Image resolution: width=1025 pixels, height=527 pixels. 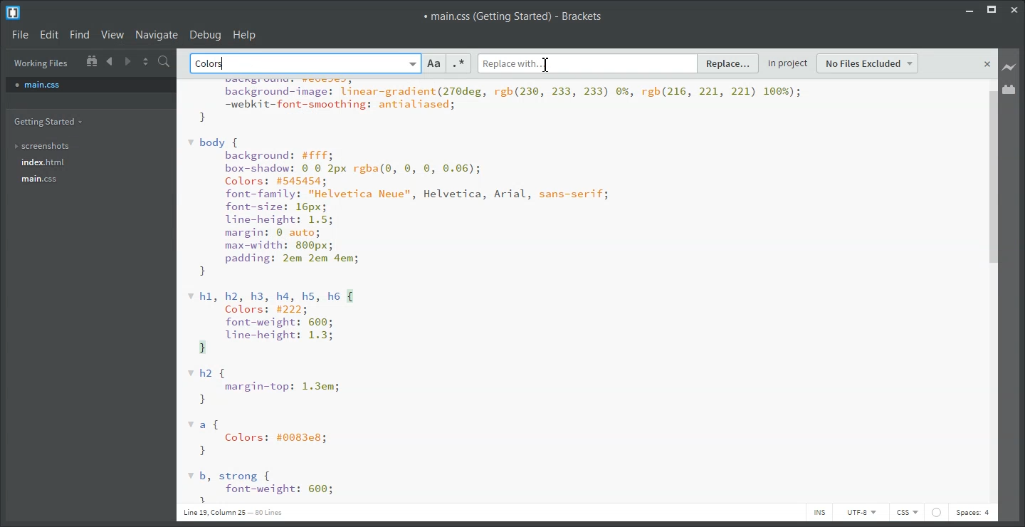 I want to click on hl, h2, h3, h4, hs, he {
Colors: #222;
font-weight: 600;
Uine-height: 1.3;

3}, so click(x=272, y=321).